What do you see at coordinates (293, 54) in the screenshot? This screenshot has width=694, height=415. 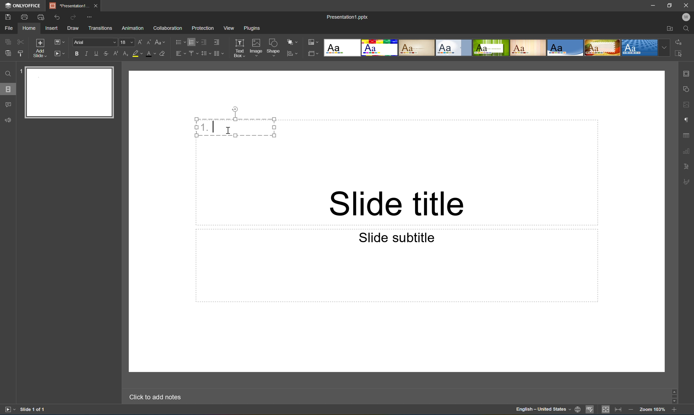 I see `Align shape` at bounding box center [293, 54].